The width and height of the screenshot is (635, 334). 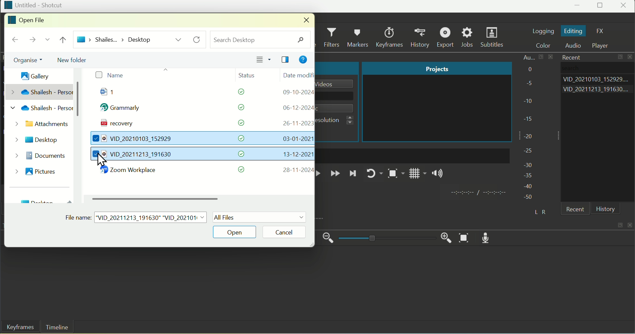 I want to click on Gallery, so click(x=31, y=74).